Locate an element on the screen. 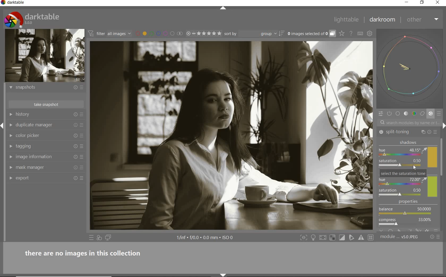 Image resolution: width=446 pixels, height=277 pixels. sort is located at coordinates (254, 34).